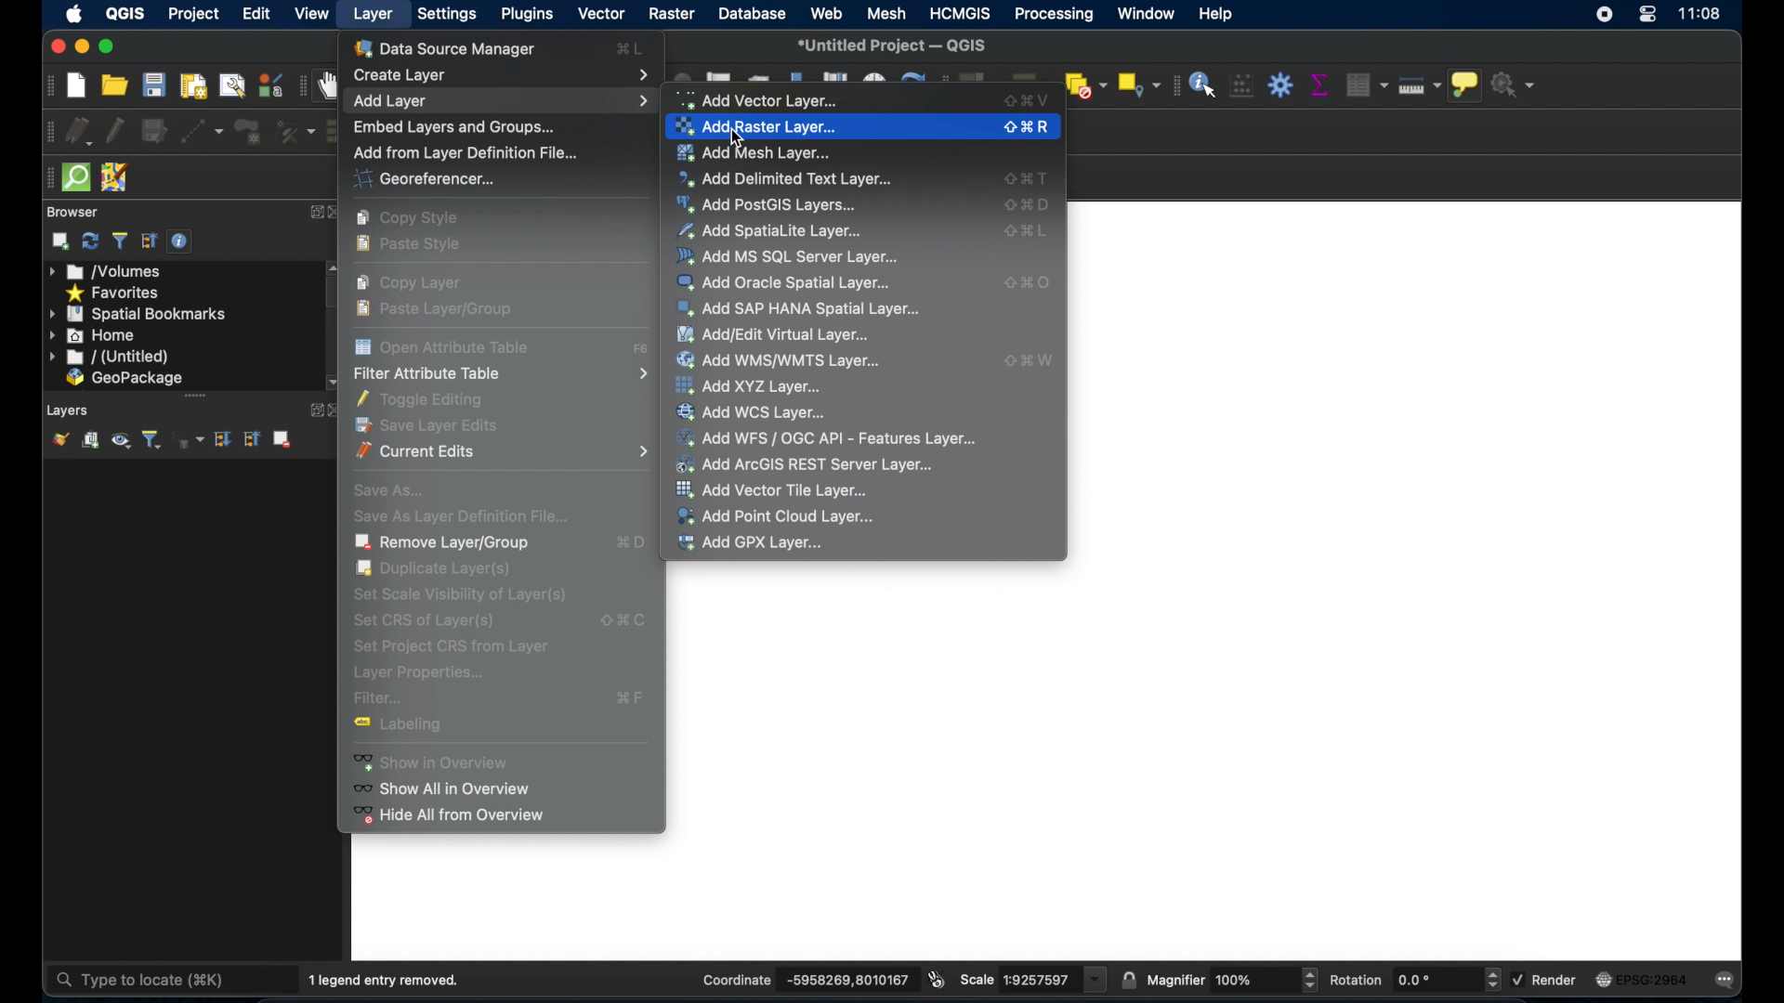 The width and height of the screenshot is (1784, 1003). What do you see at coordinates (120, 240) in the screenshot?
I see `filter browser` at bounding box center [120, 240].